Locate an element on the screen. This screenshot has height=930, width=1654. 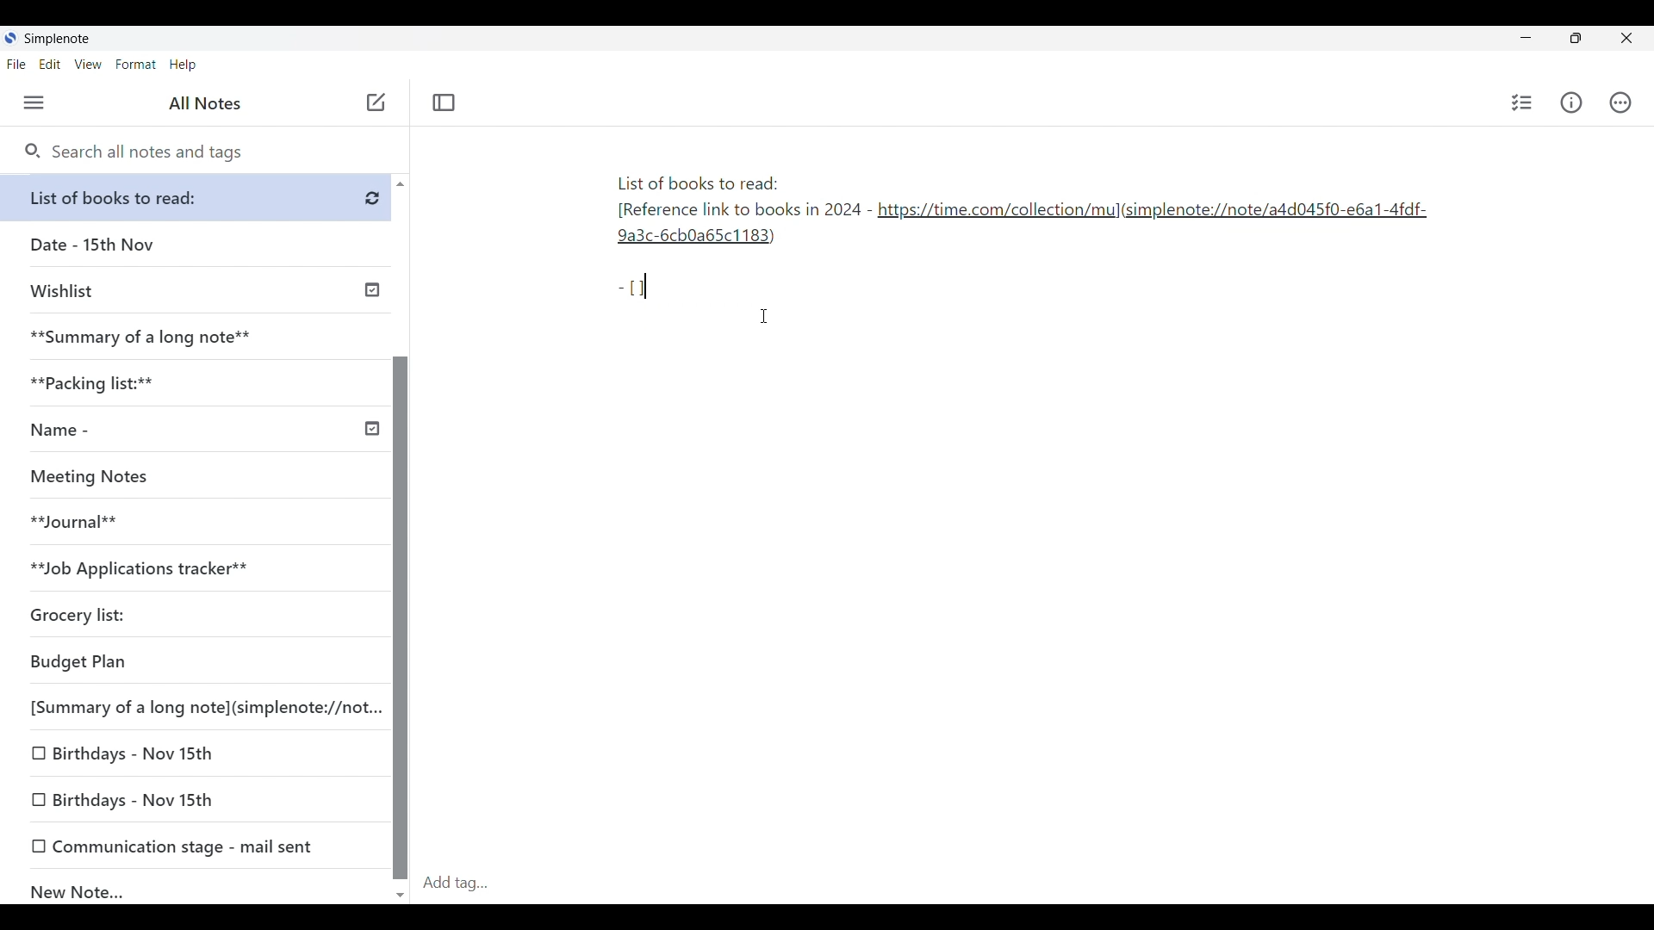
Info is located at coordinates (1571, 102).